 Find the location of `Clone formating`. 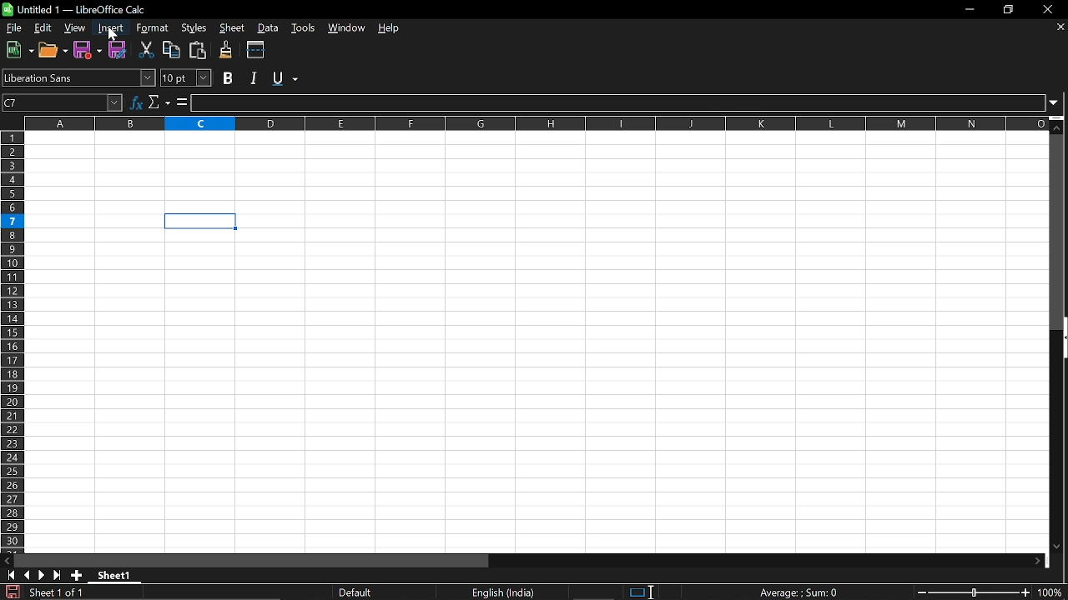

Clone formating is located at coordinates (225, 50).